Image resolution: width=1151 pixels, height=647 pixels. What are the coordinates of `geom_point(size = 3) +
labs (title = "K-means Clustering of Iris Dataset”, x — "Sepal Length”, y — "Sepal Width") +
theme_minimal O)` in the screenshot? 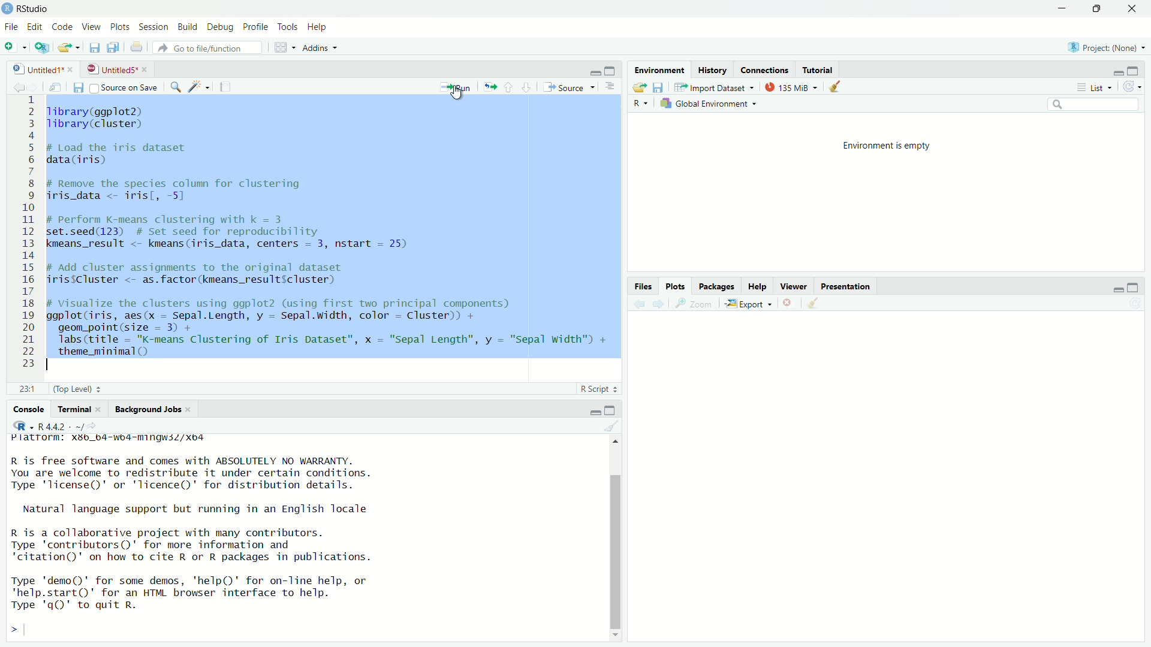 It's located at (338, 341).